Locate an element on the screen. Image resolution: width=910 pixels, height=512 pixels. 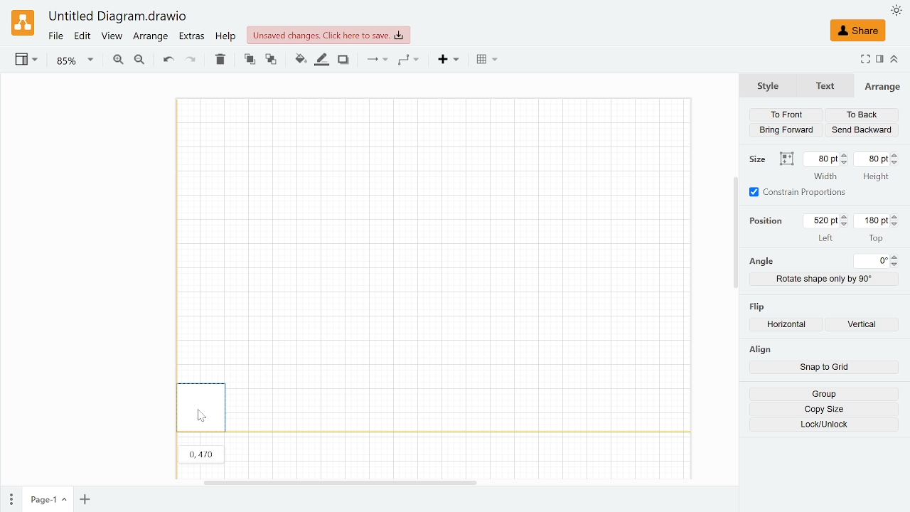
Connections is located at coordinates (375, 60).